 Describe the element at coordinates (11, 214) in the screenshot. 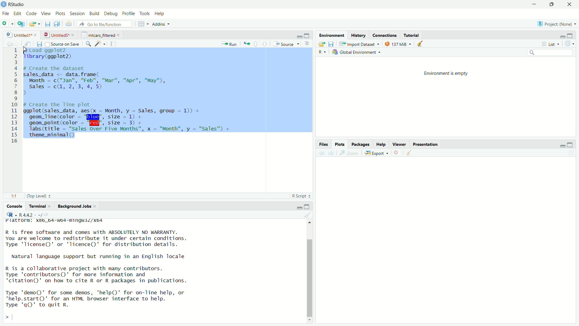

I see `R` at that location.